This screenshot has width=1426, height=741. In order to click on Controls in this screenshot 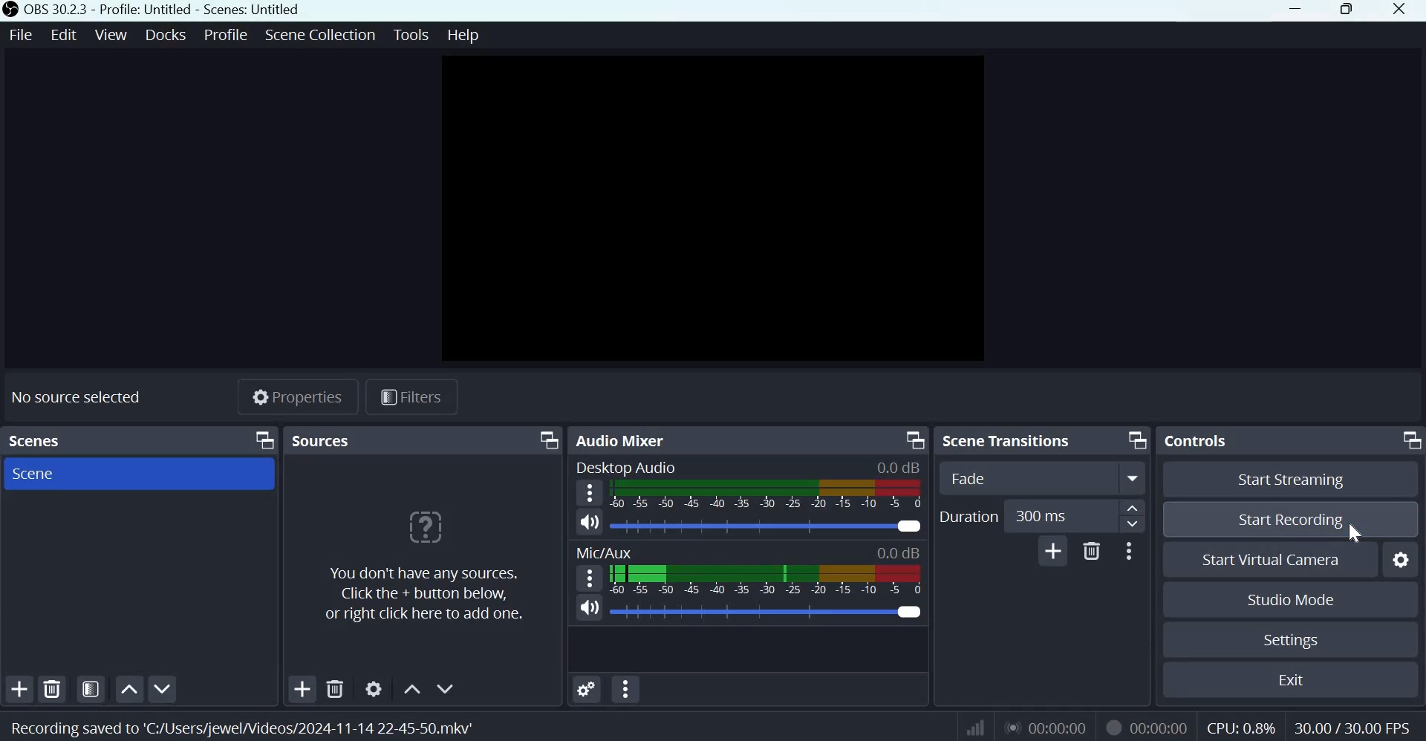, I will do `click(1205, 440)`.